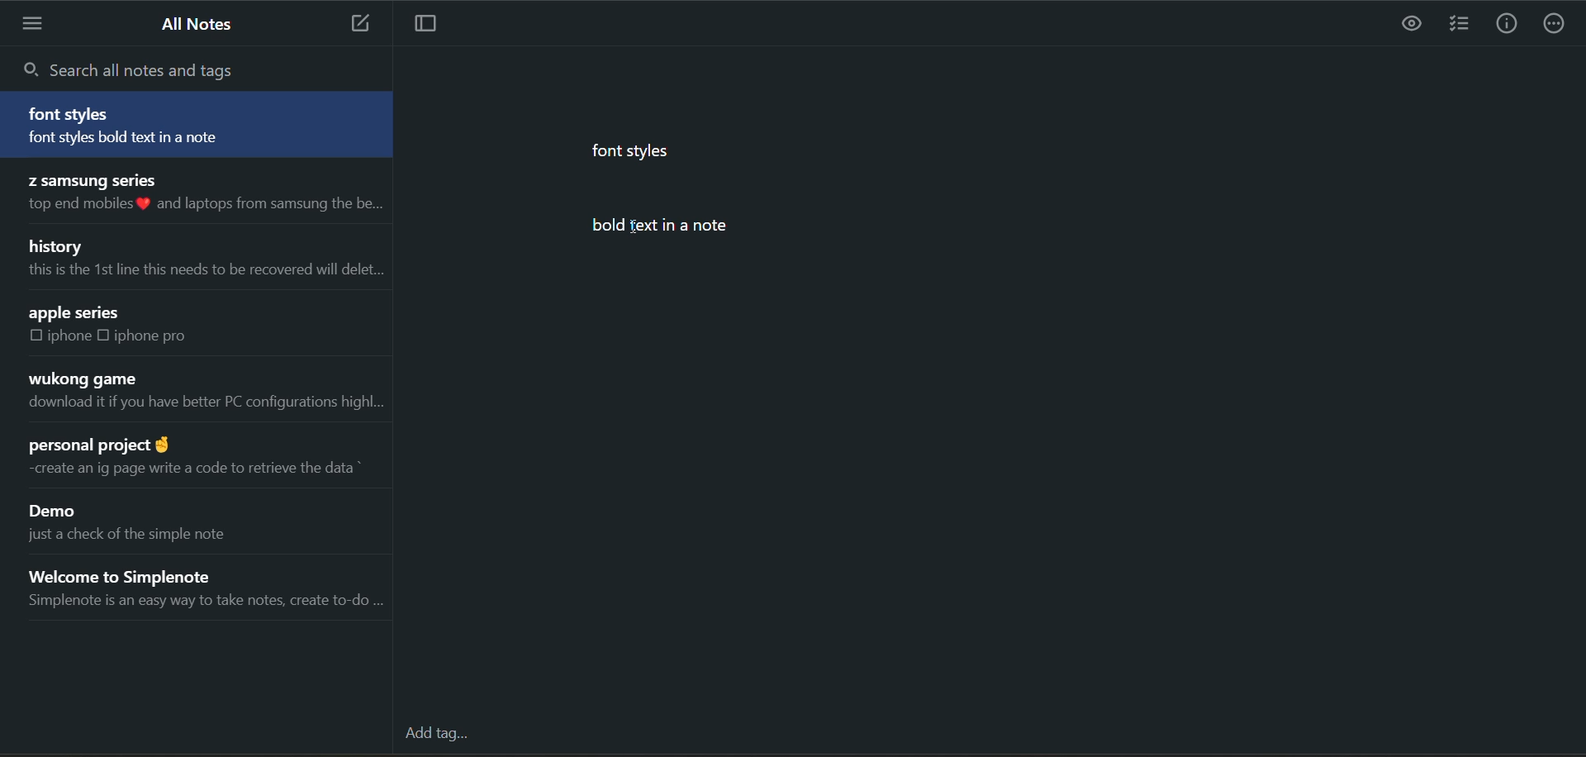 Image resolution: width=1586 pixels, height=757 pixels. Describe the element at coordinates (73, 114) in the screenshot. I see `font styles` at that location.